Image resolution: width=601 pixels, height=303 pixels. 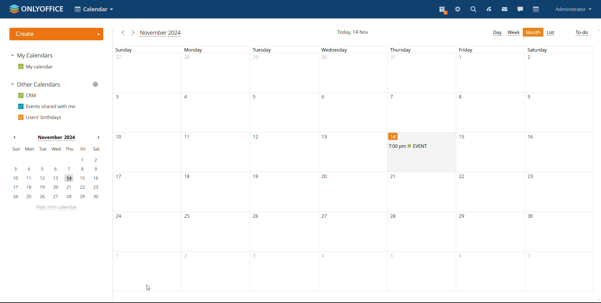 What do you see at coordinates (15, 137) in the screenshot?
I see `previous month` at bounding box center [15, 137].